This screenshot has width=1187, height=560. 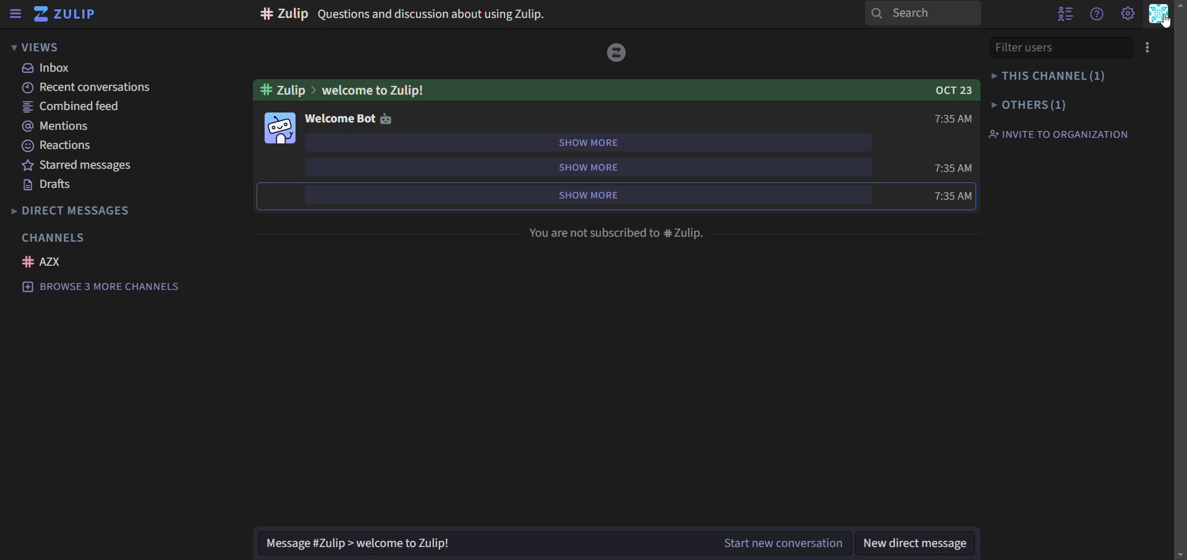 What do you see at coordinates (922, 14) in the screenshot?
I see `search` at bounding box center [922, 14].